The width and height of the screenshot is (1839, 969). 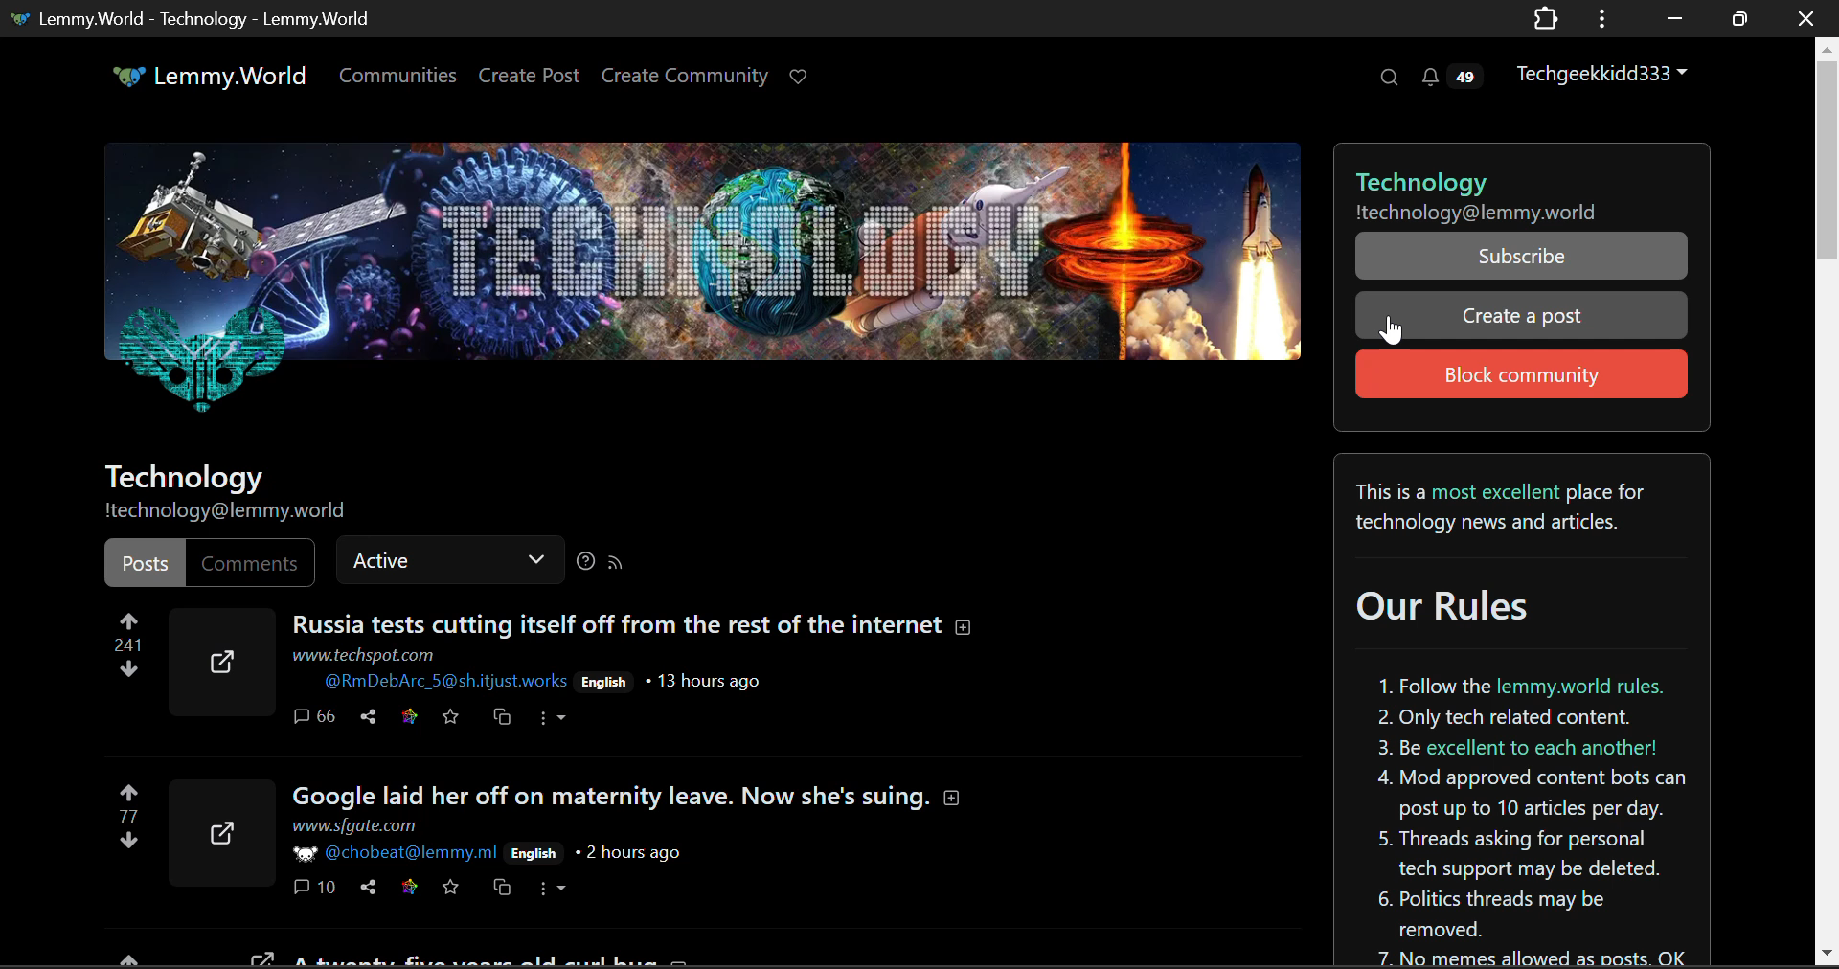 I want to click on RSS, so click(x=617, y=561).